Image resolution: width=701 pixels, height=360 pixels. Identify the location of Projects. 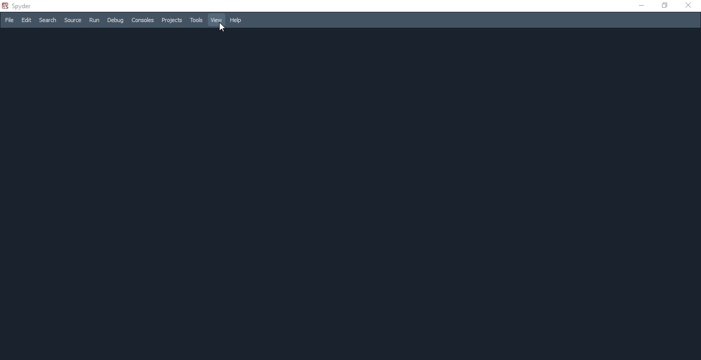
(172, 19).